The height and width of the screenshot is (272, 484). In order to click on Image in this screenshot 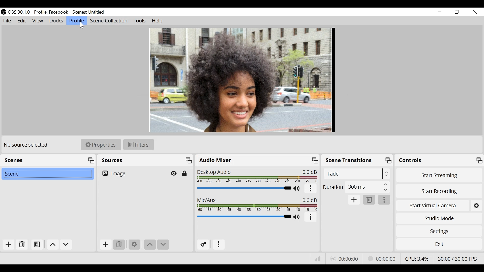, I will do `click(133, 173)`.